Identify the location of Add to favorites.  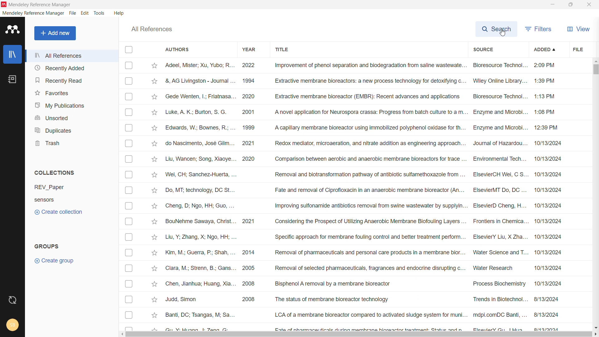
(154, 252).